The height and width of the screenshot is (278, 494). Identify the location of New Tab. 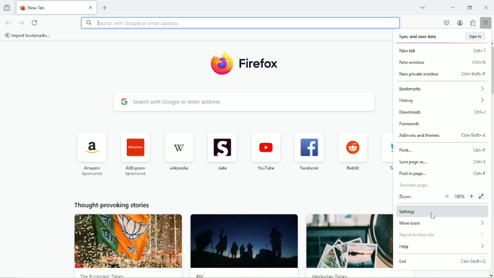
(50, 7).